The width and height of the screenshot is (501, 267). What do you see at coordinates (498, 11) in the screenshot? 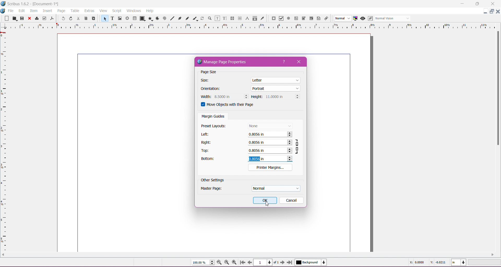
I see `Close Document` at bounding box center [498, 11].